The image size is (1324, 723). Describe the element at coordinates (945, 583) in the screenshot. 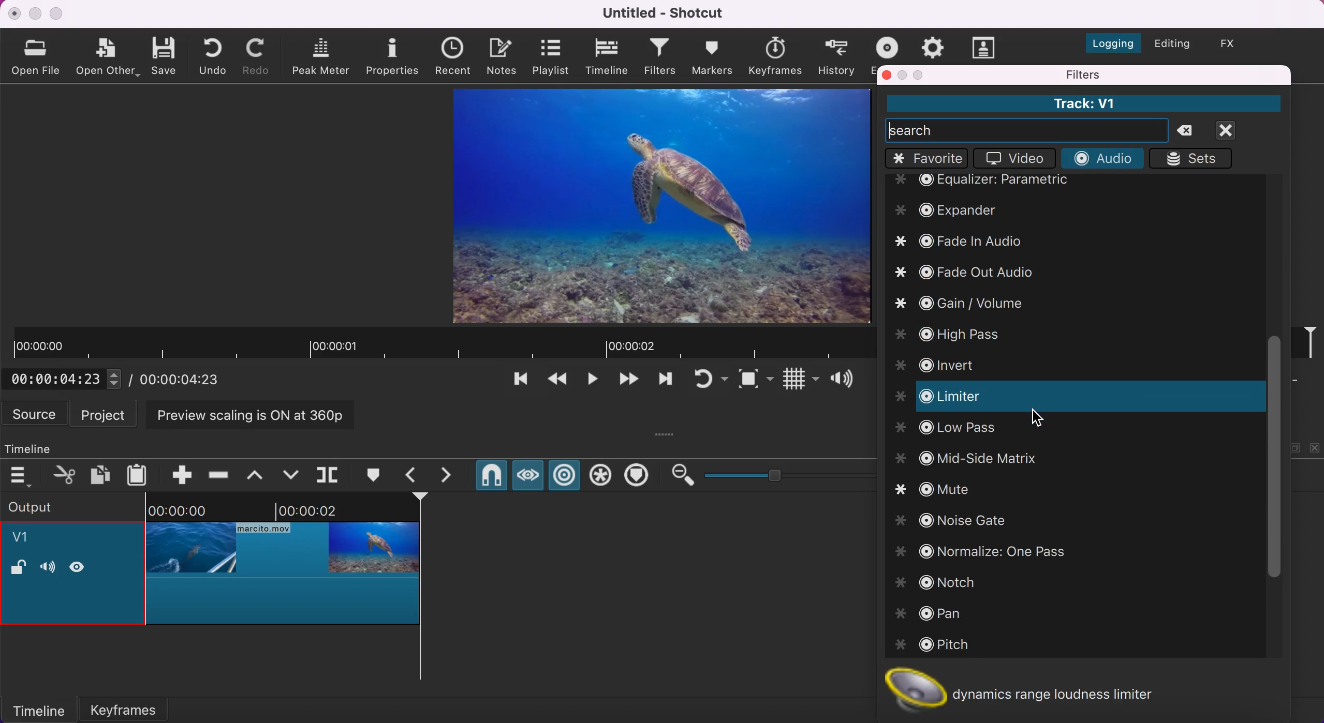

I see `notch` at that location.